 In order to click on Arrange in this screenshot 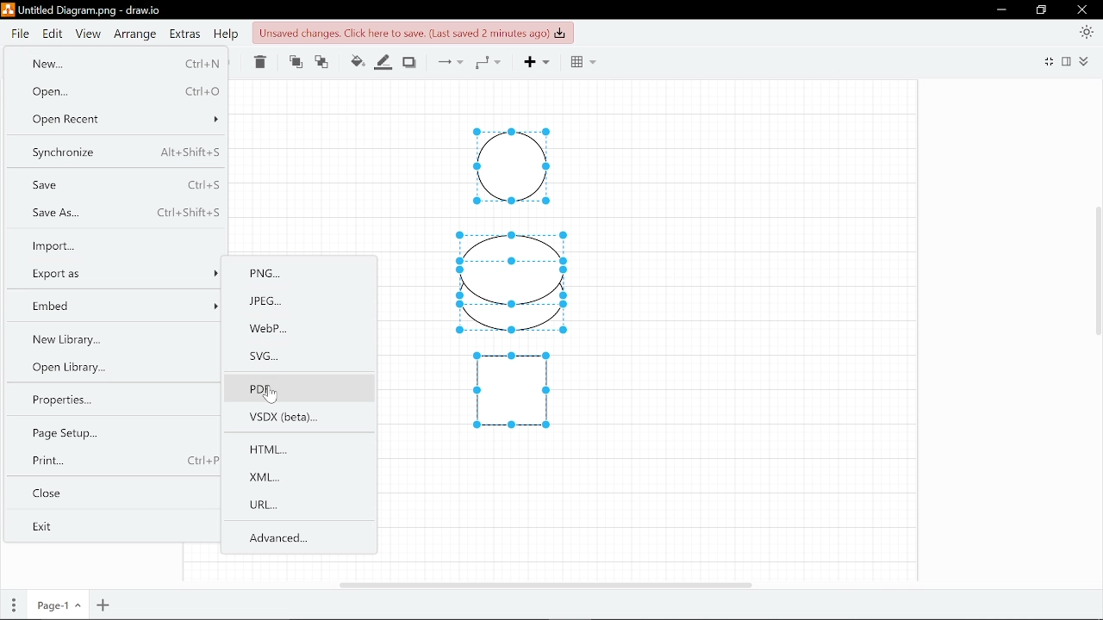, I will do `click(136, 34)`.